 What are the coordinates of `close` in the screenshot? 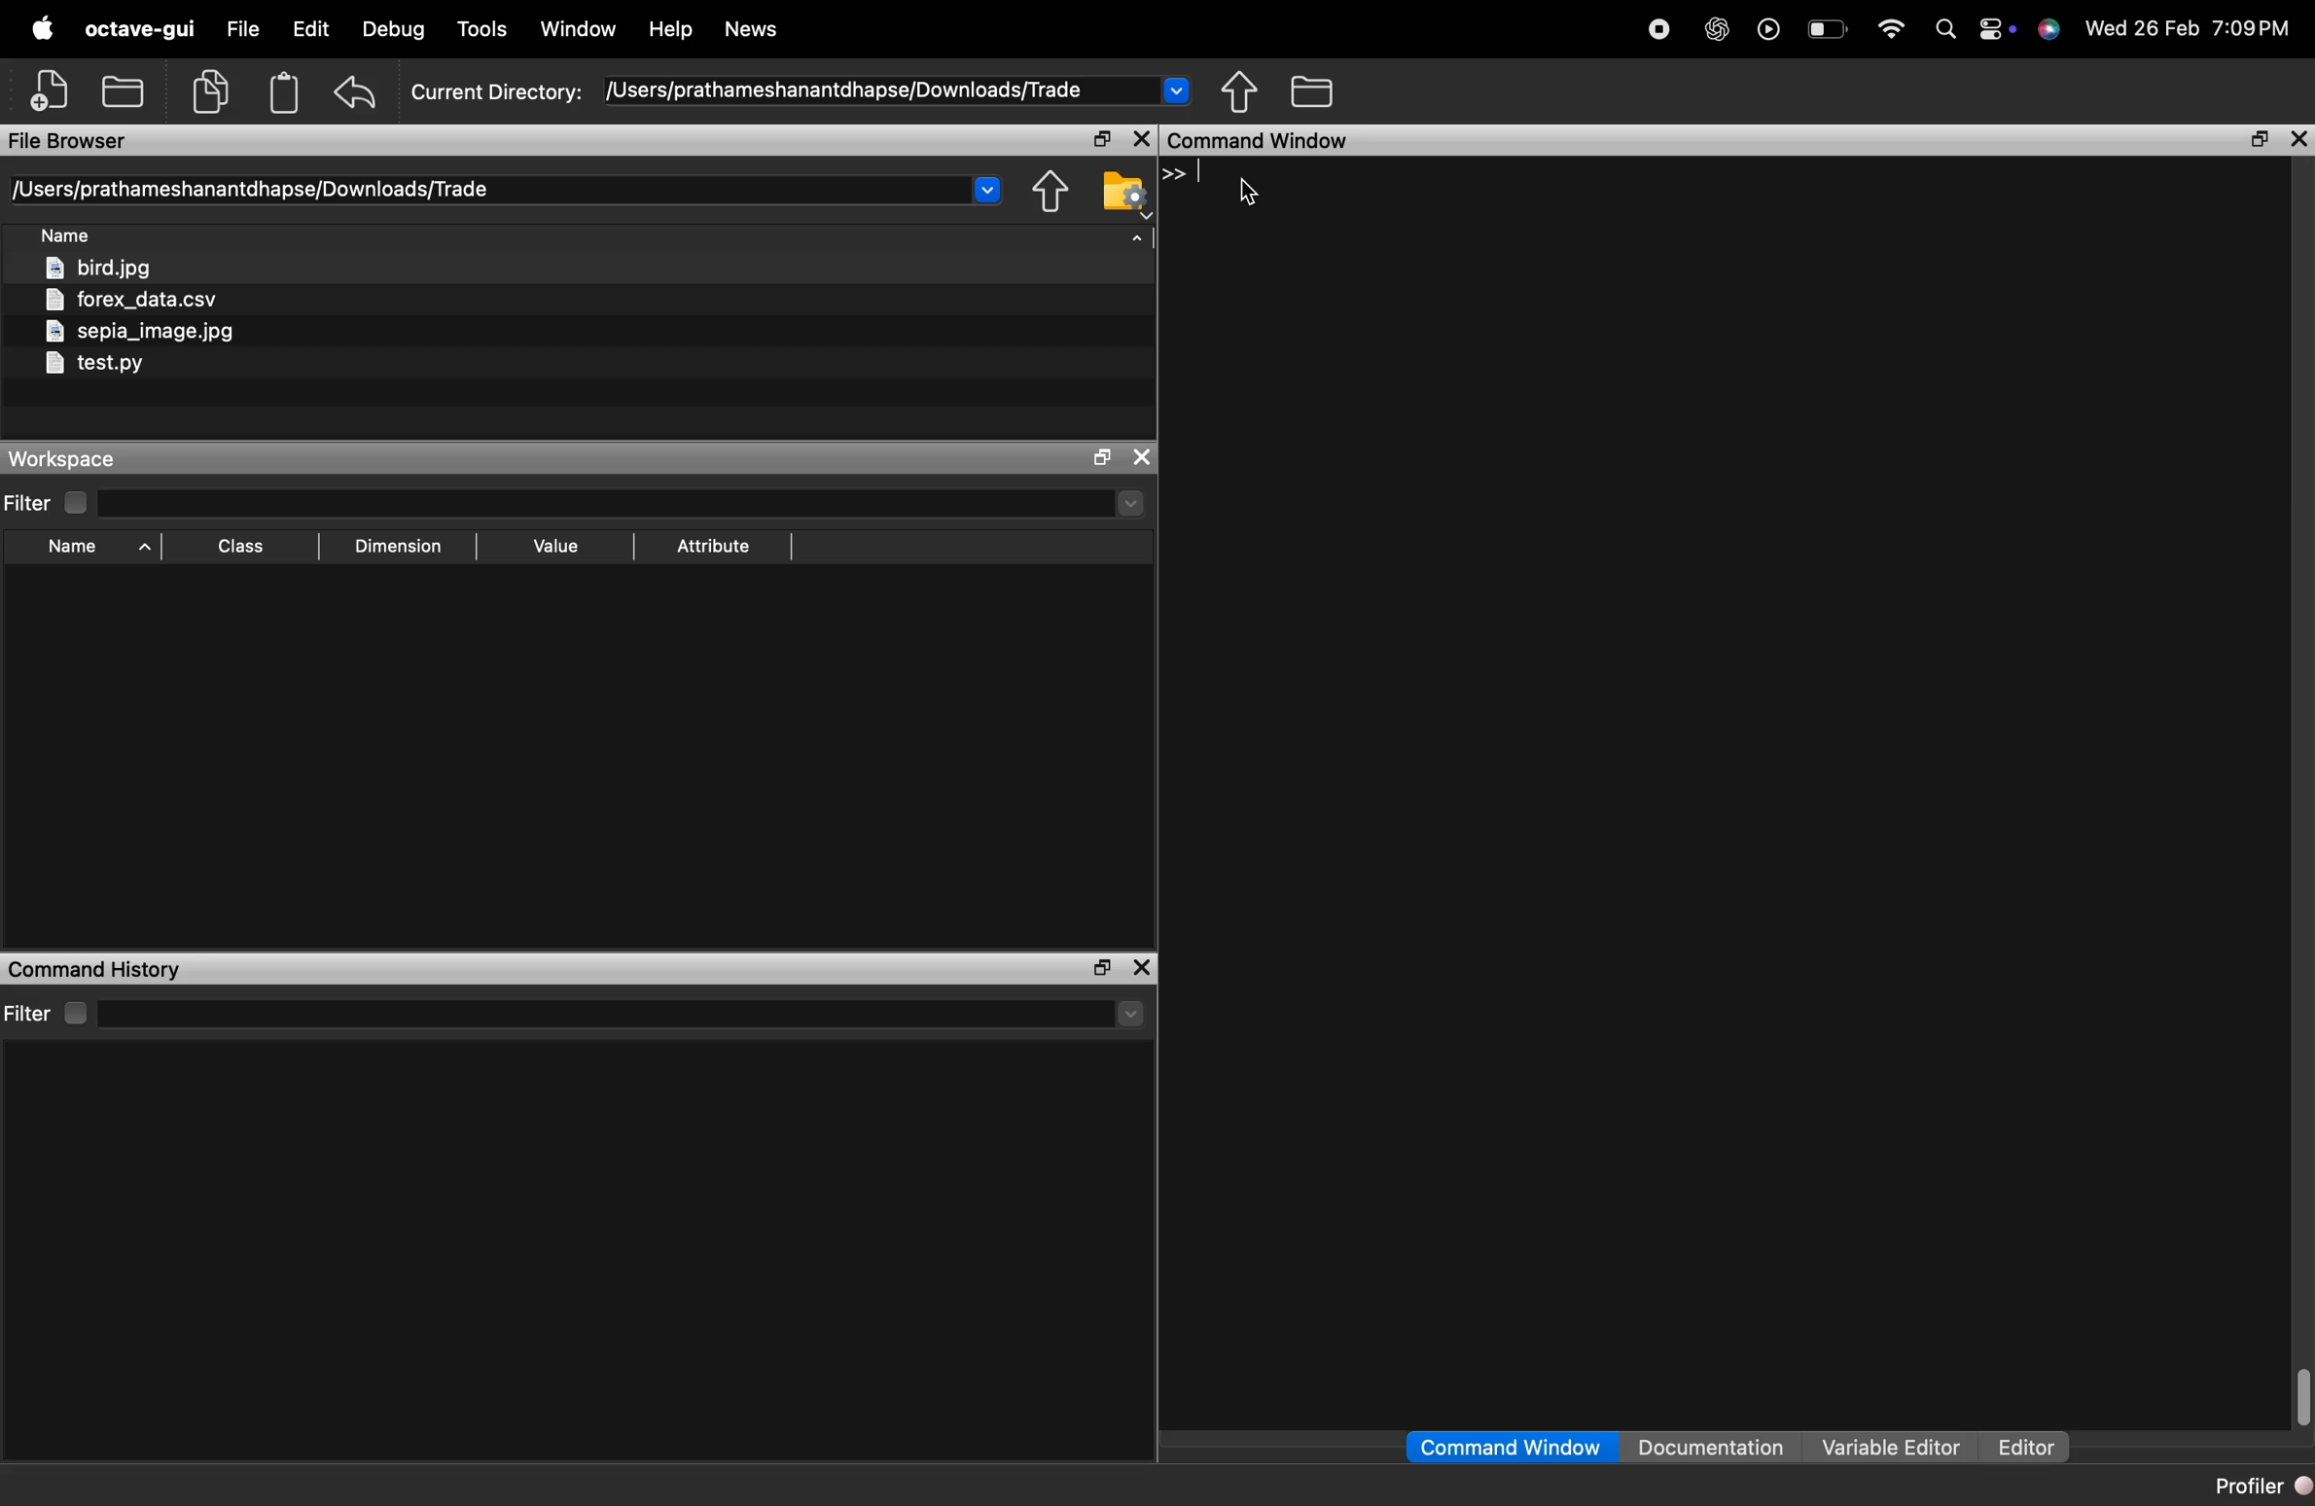 It's located at (1144, 968).